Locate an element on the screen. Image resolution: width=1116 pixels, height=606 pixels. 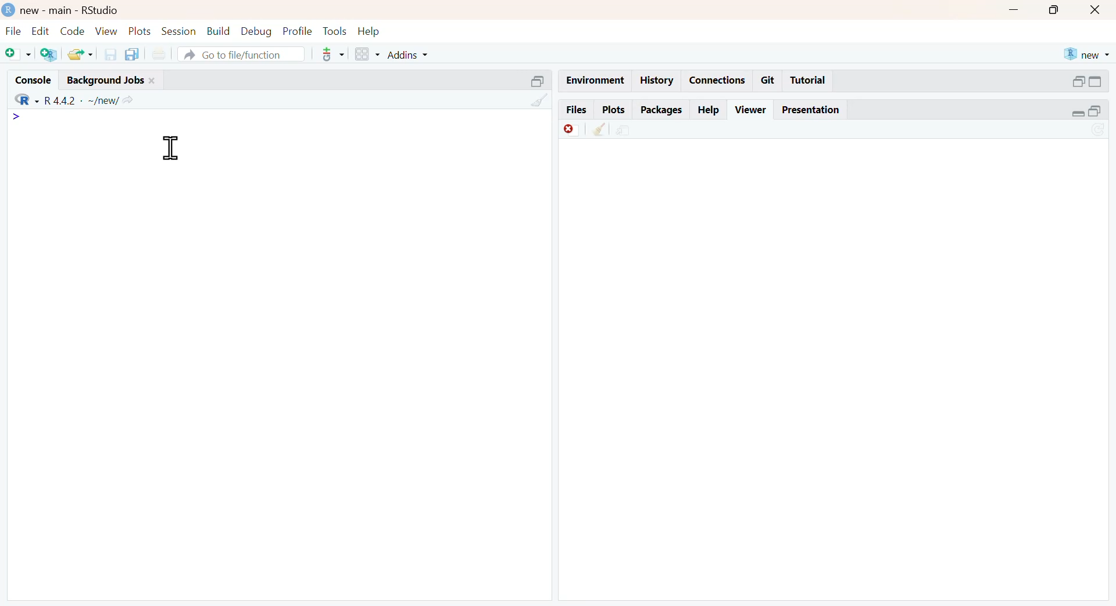
expand/collapse  is located at coordinates (538, 81).